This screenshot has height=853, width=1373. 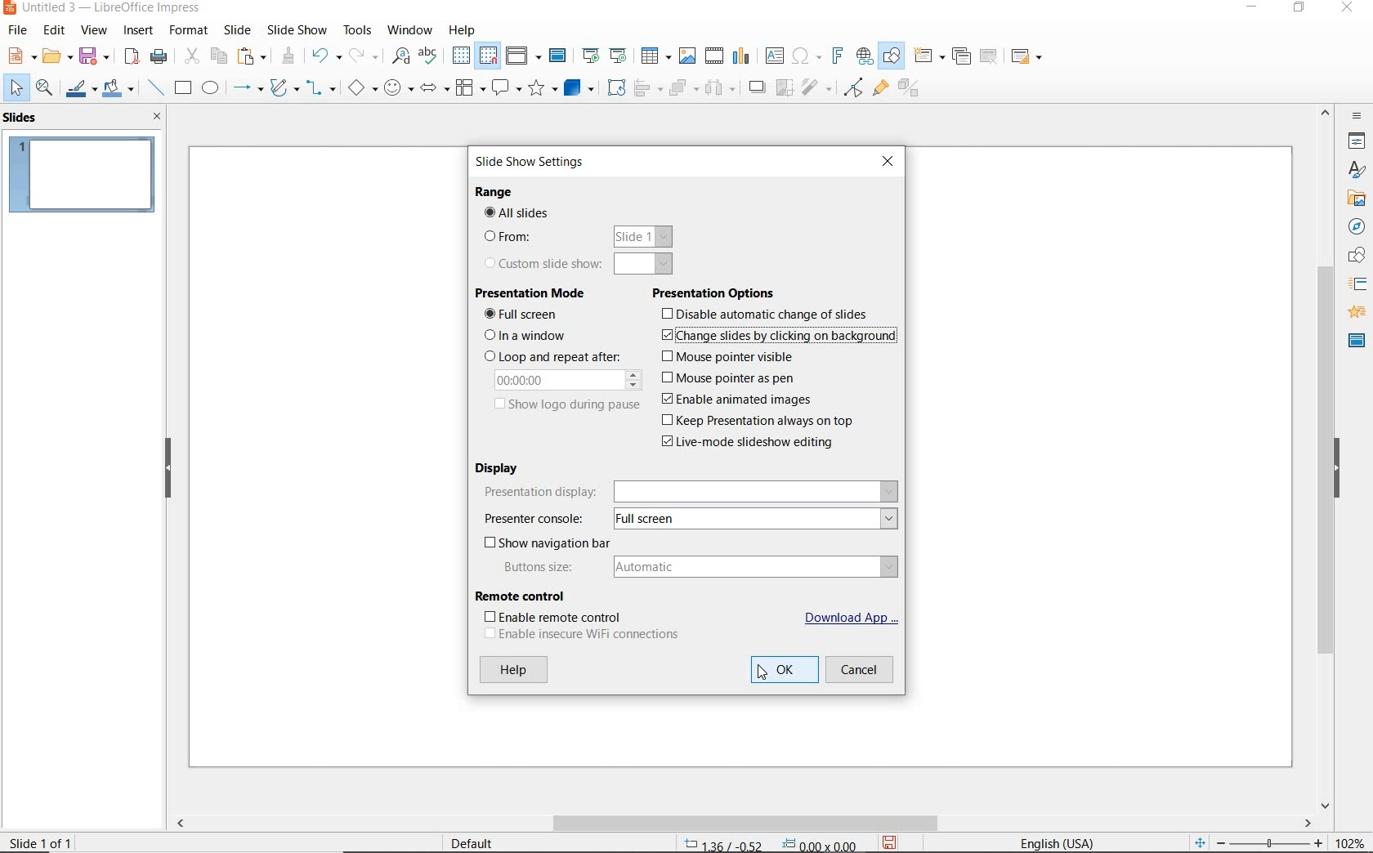 What do you see at coordinates (429, 56) in the screenshot?
I see `SPELLING` at bounding box center [429, 56].